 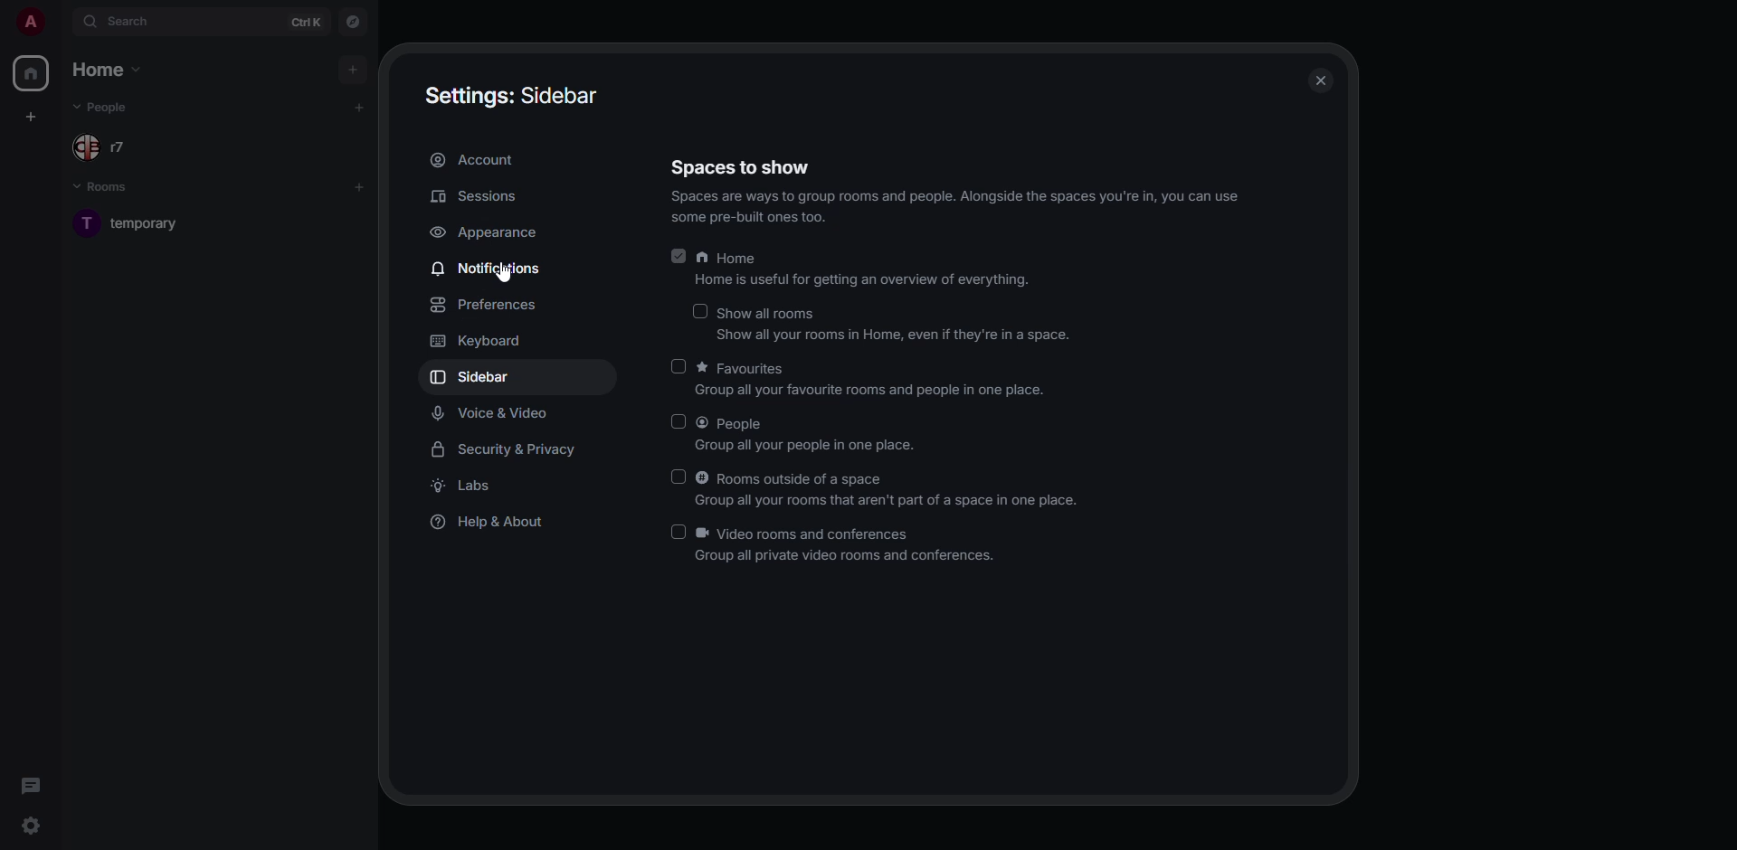 What do you see at coordinates (486, 231) in the screenshot?
I see `appearance` at bounding box center [486, 231].